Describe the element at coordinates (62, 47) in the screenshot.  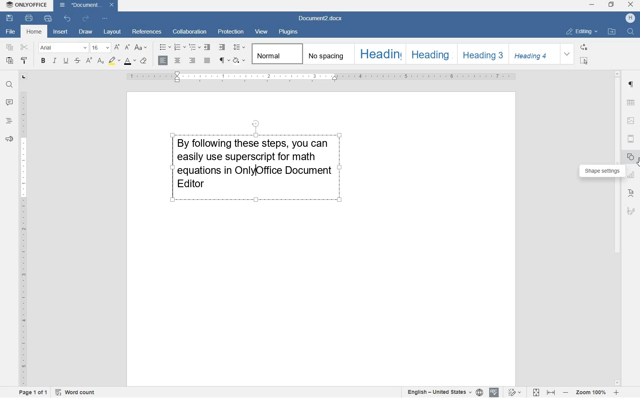
I see `font name` at that location.